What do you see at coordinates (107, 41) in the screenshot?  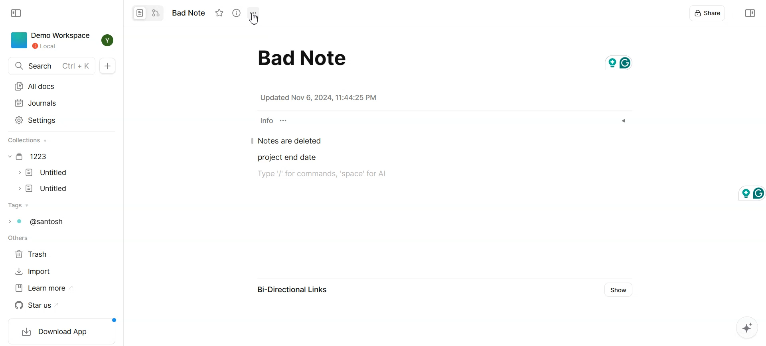 I see `Profile` at bounding box center [107, 41].